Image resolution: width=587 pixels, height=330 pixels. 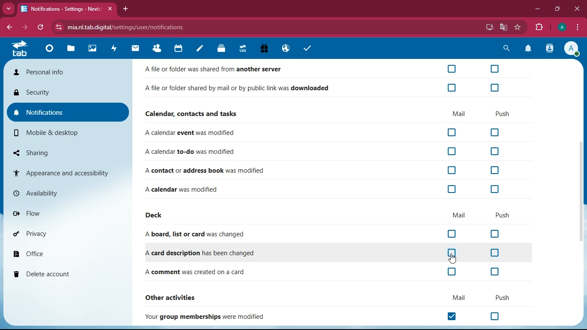 I want to click on View site informatin, so click(x=57, y=27).